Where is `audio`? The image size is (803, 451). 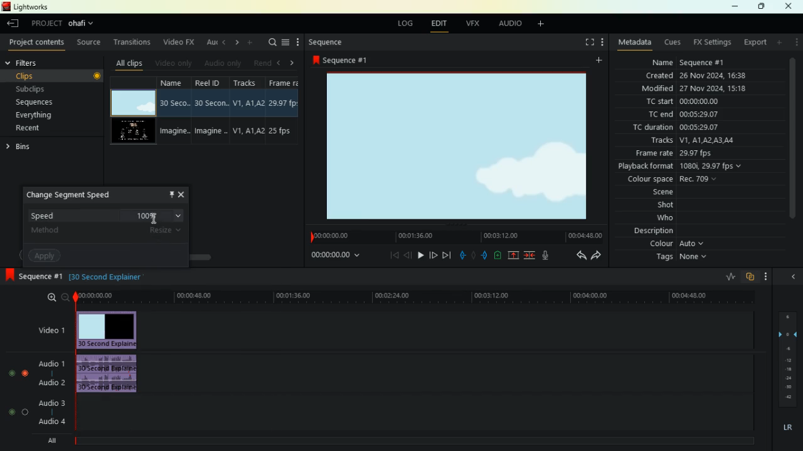
audio is located at coordinates (114, 374).